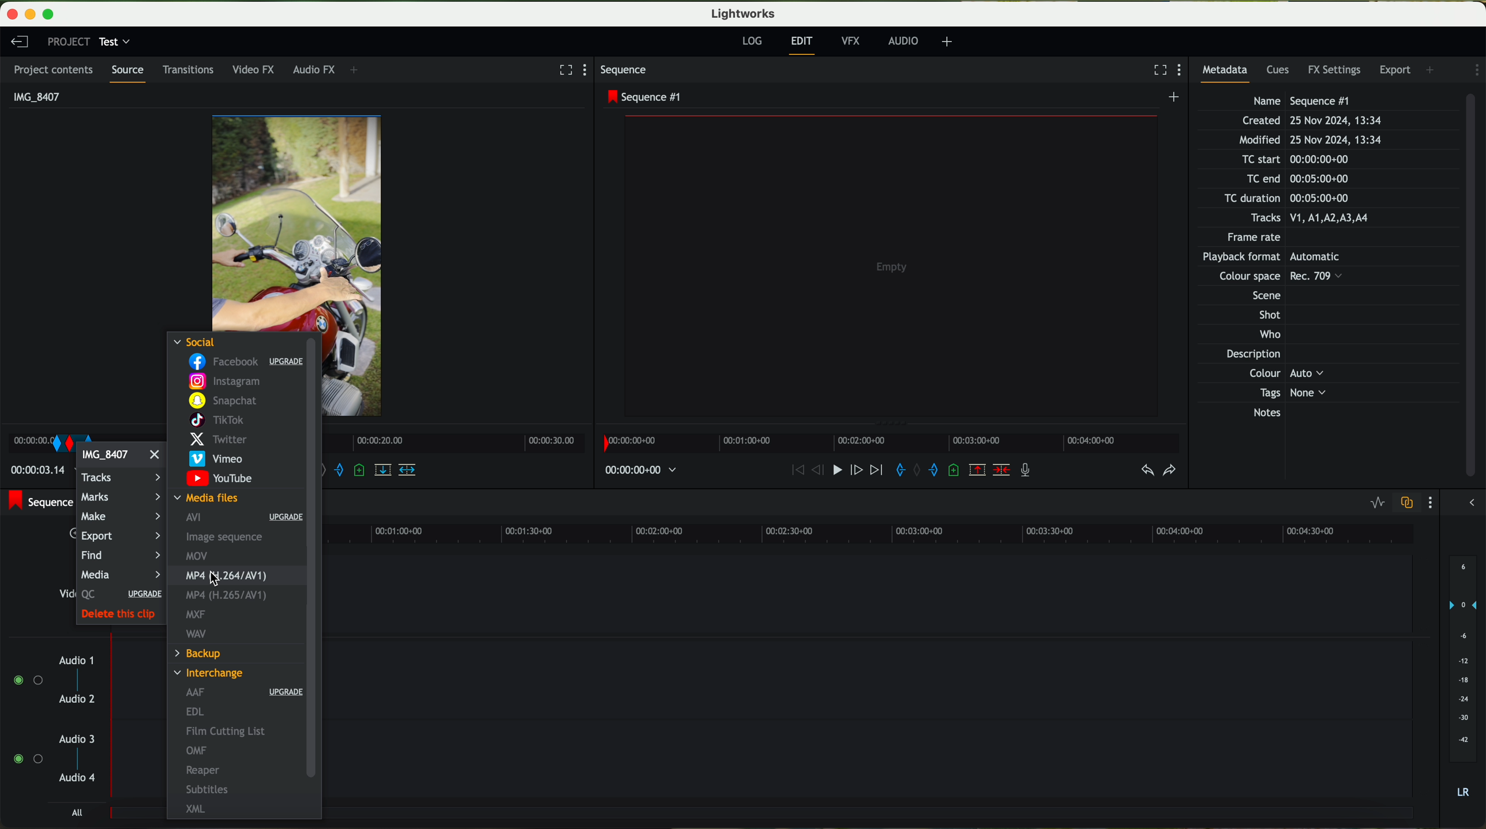  Describe the element at coordinates (1261, 294) in the screenshot. I see `` at that location.